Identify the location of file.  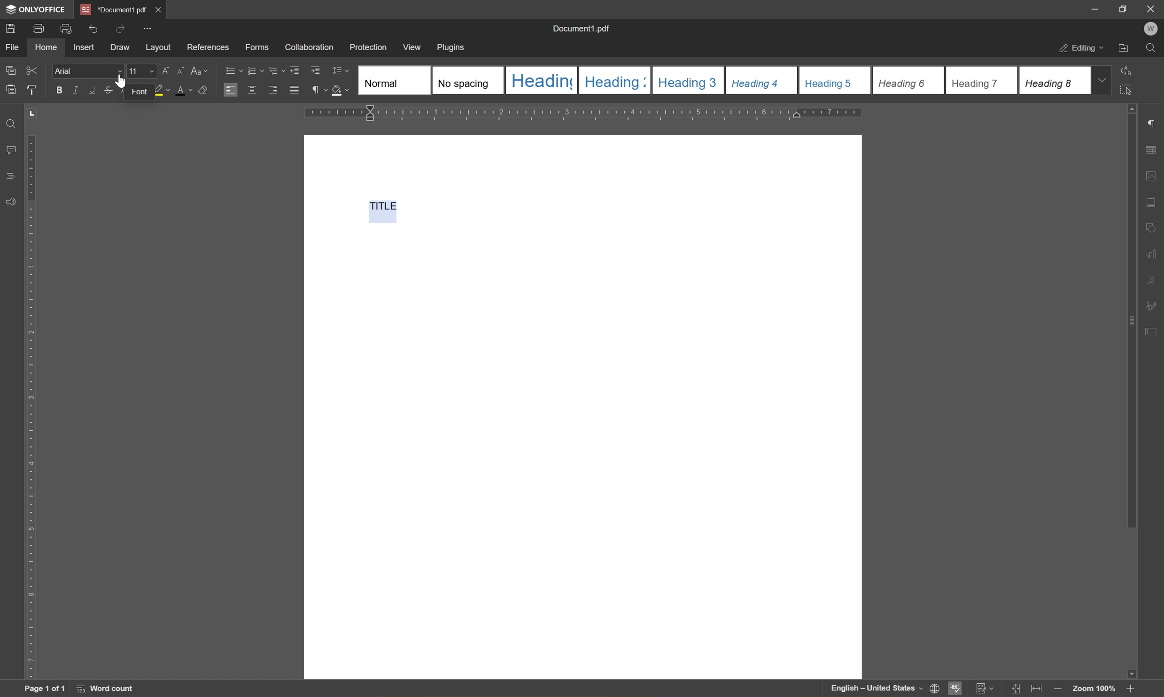
(13, 46).